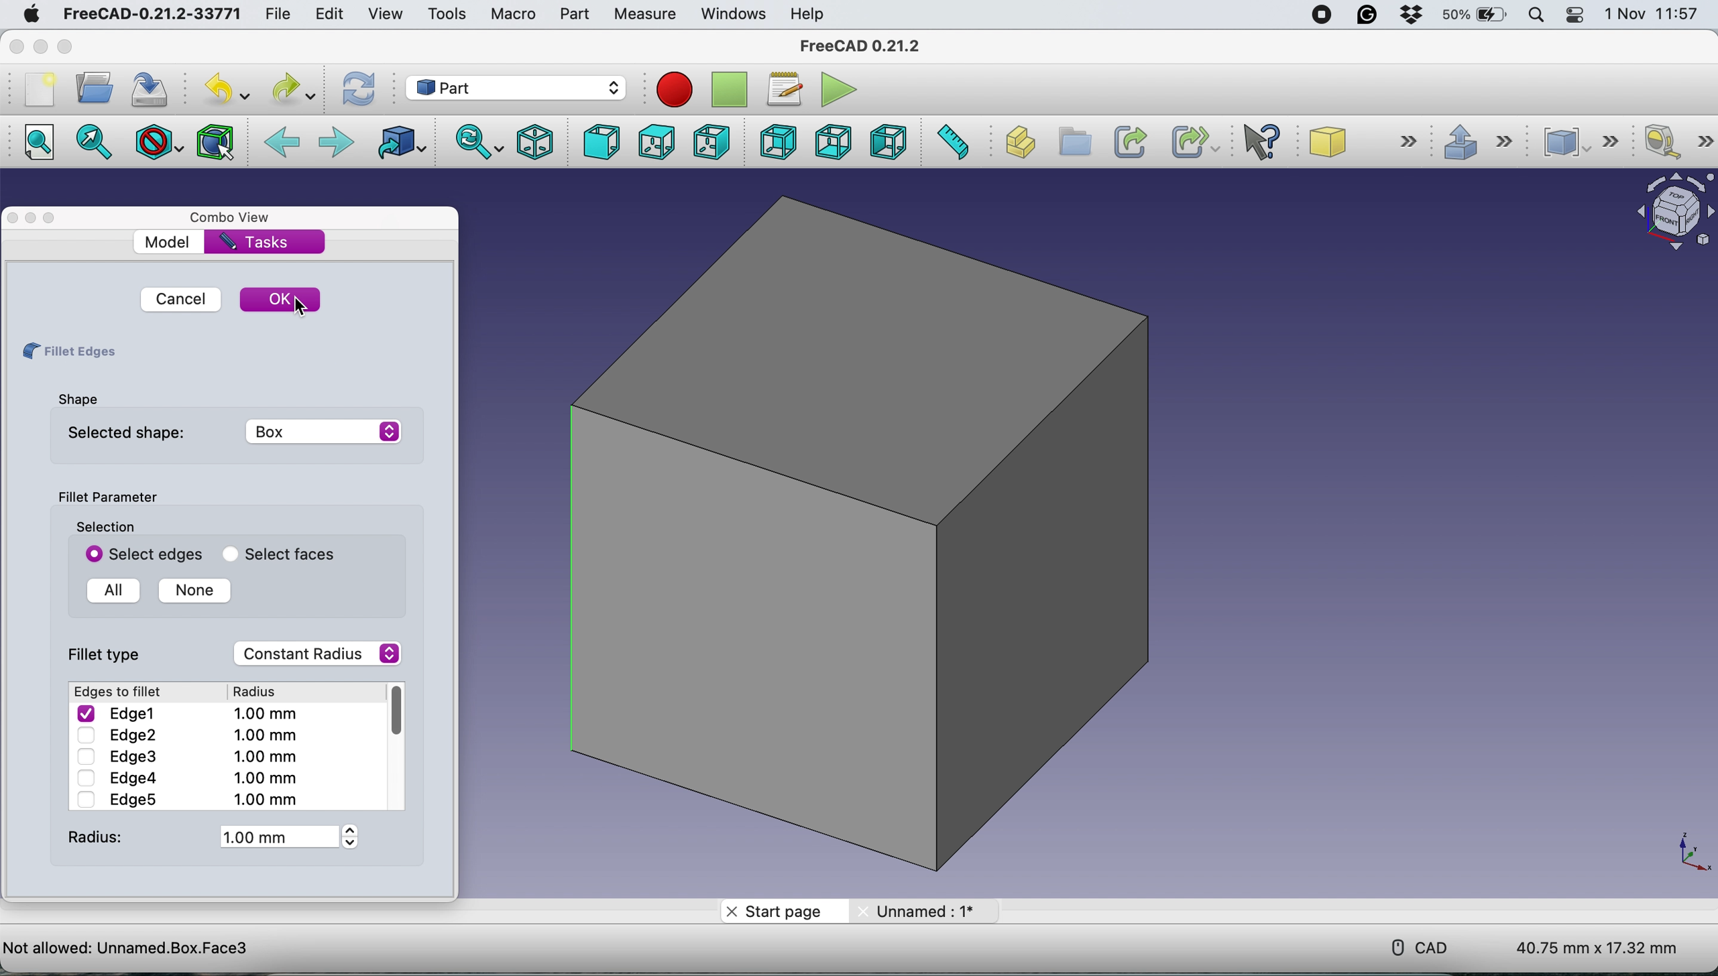 The image size is (1718, 976). Describe the element at coordinates (106, 497) in the screenshot. I see `Fillet Parameter` at that location.